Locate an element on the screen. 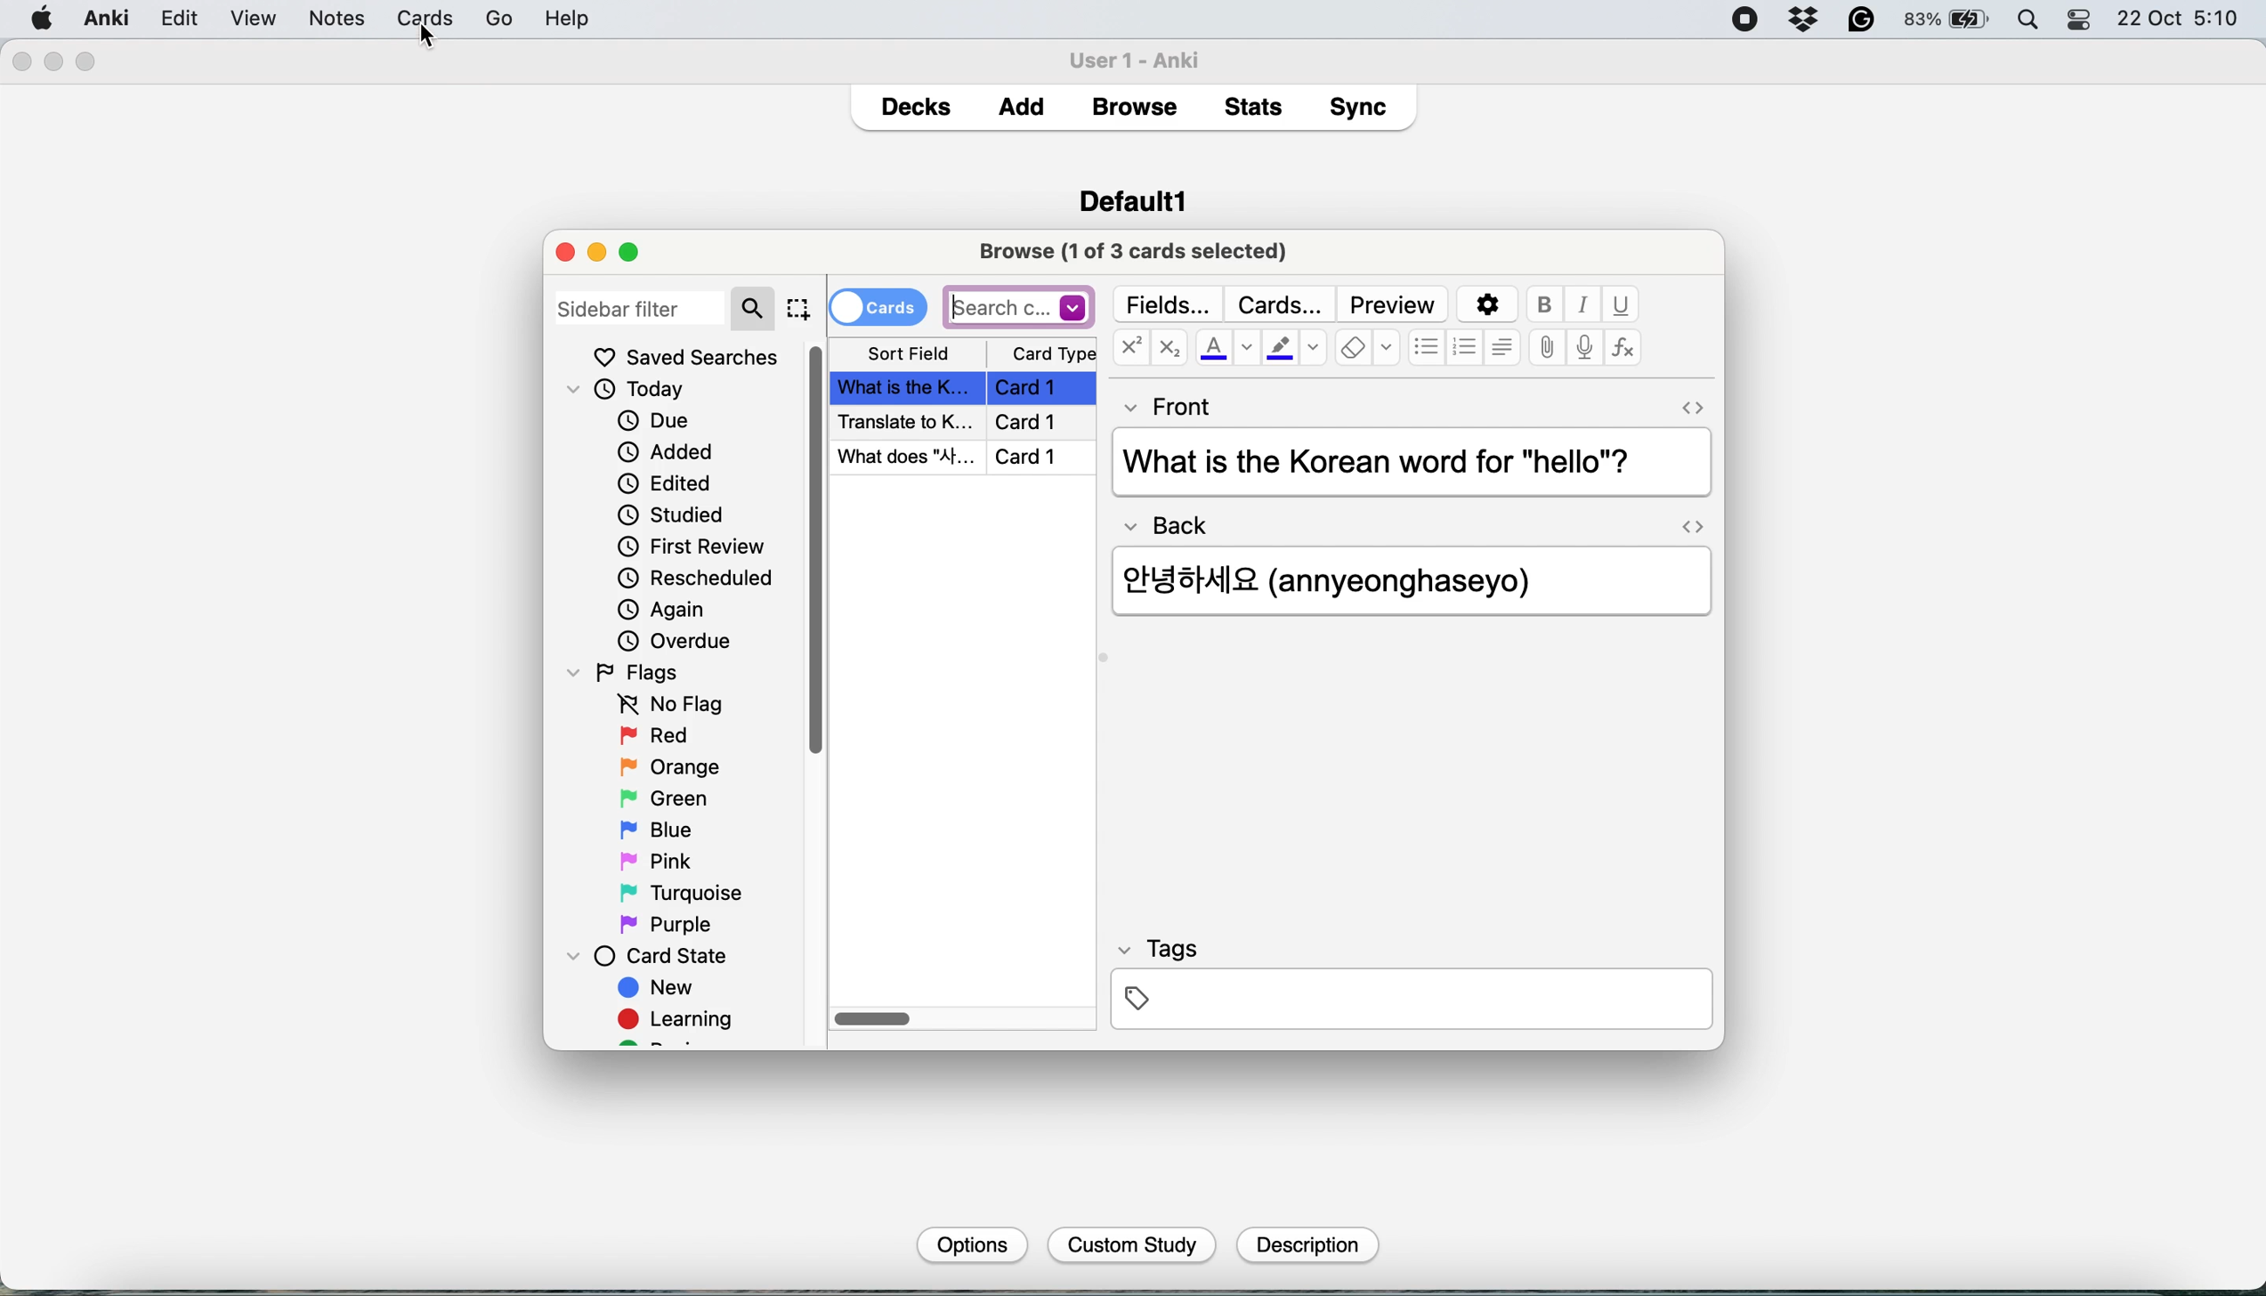 The height and width of the screenshot is (1296, 2266). grammarly is located at coordinates (1863, 20).